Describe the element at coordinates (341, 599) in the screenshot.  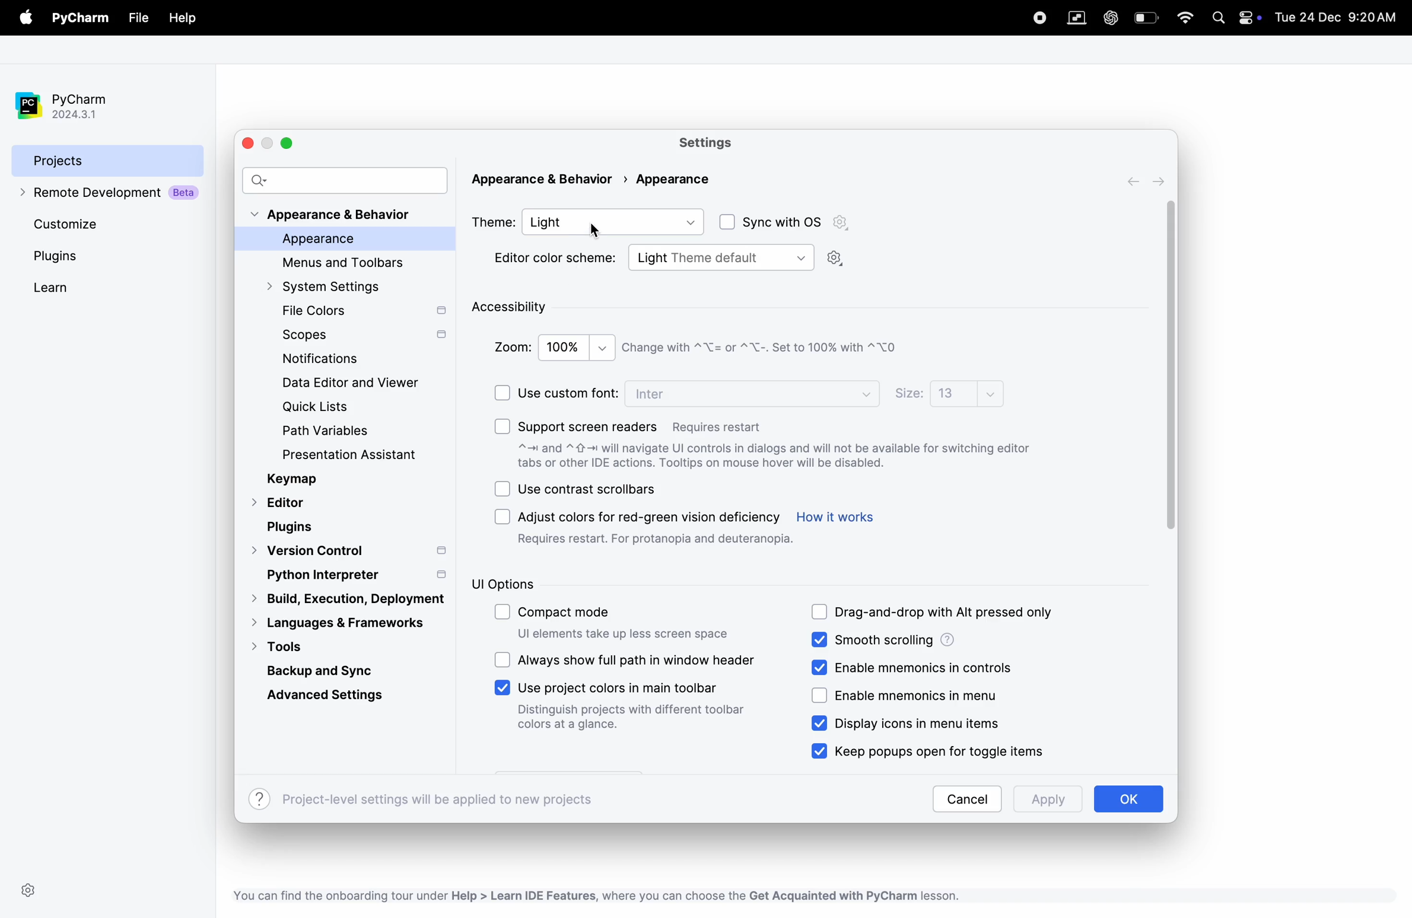
I see `build execution and deployment` at that location.